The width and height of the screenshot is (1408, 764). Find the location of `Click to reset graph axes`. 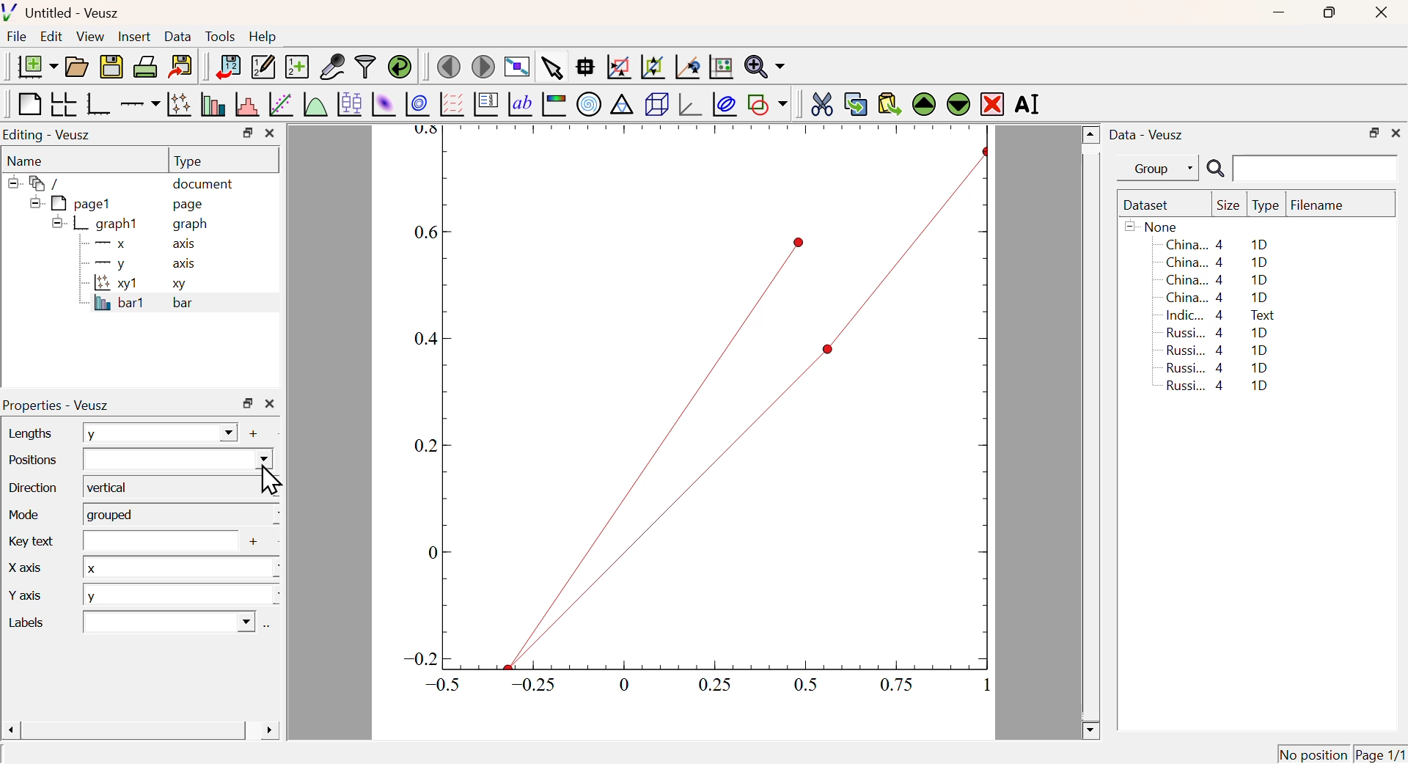

Click to reset graph axes is located at coordinates (685, 67).